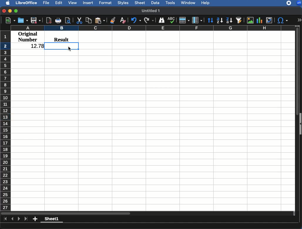  Describe the element at coordinates (68, 21) in the screenshot. I see `Print preview ` at that location.